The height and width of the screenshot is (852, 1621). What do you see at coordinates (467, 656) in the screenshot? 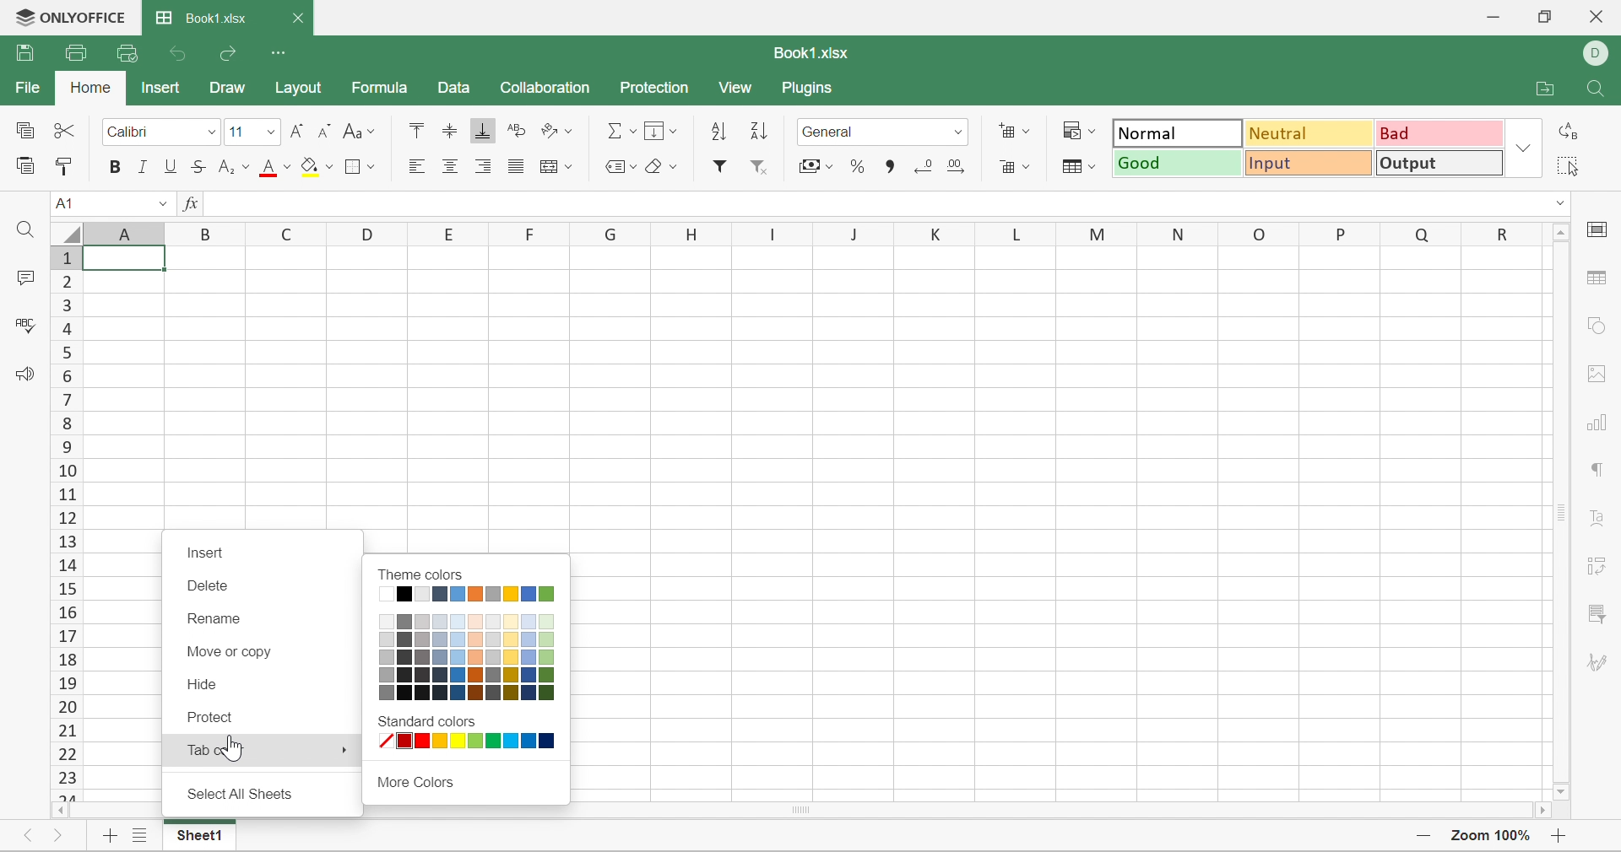
I see `Theme color shades` at bounding box center [467, 656].